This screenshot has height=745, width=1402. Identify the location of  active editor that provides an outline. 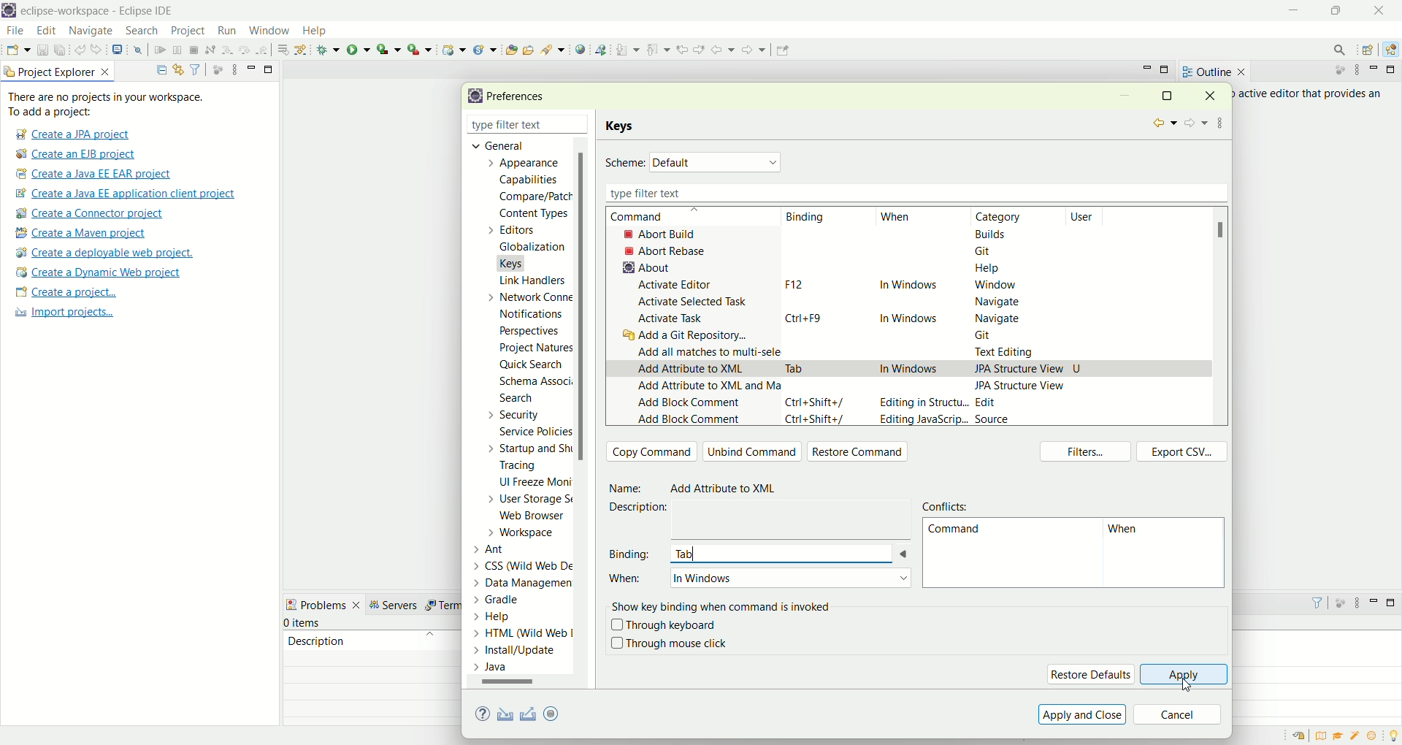
(1311, 94).